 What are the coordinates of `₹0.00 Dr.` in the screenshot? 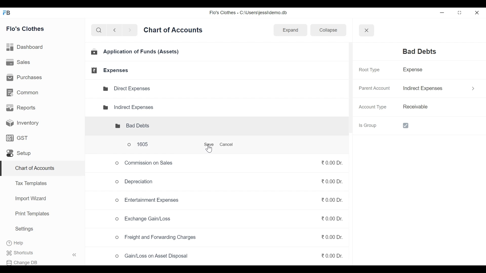 It's located at (332, 255).